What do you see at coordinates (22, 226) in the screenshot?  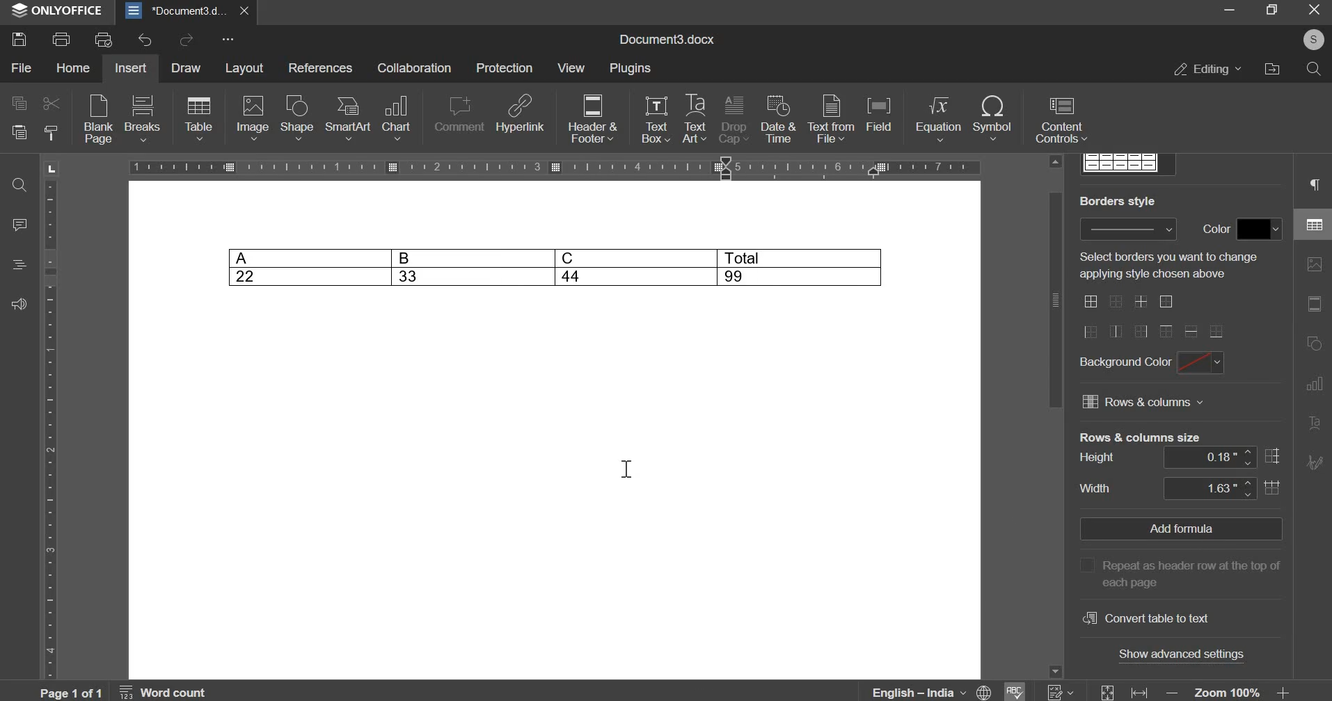 I see `comment` at bounding box center [22, 226].